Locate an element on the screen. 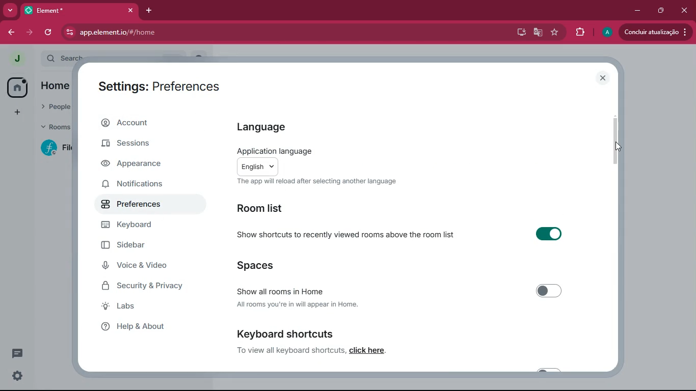  app.element.io/#/home is located at coordinates (167, 33).